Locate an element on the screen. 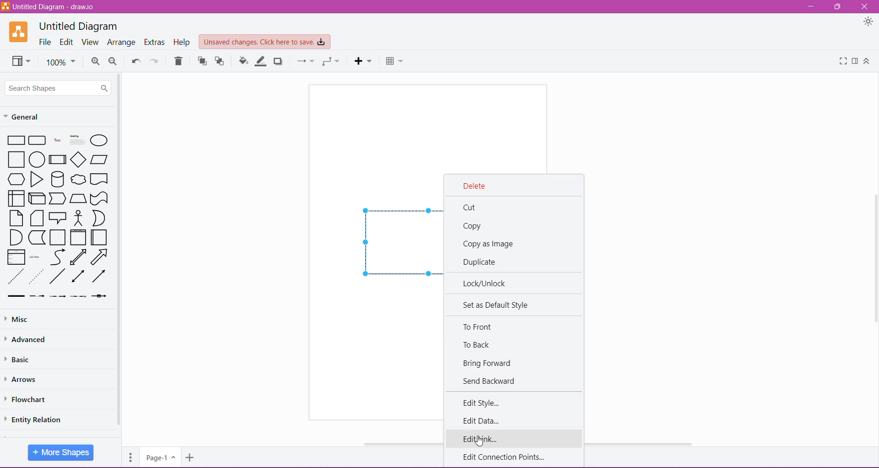 The image size is (879, 468). Application Logo is located at coordinates (18, 32).